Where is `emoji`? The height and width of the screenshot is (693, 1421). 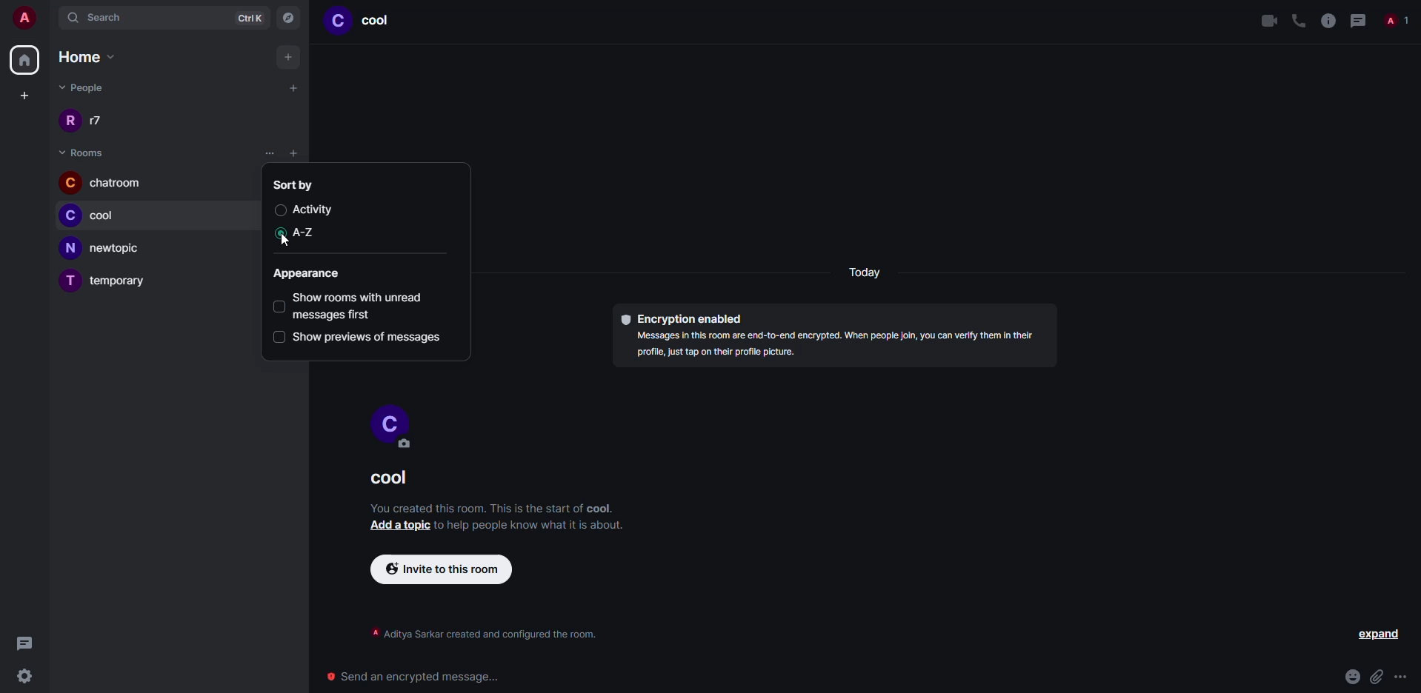
emoji is located at coordinates (1351, 677).